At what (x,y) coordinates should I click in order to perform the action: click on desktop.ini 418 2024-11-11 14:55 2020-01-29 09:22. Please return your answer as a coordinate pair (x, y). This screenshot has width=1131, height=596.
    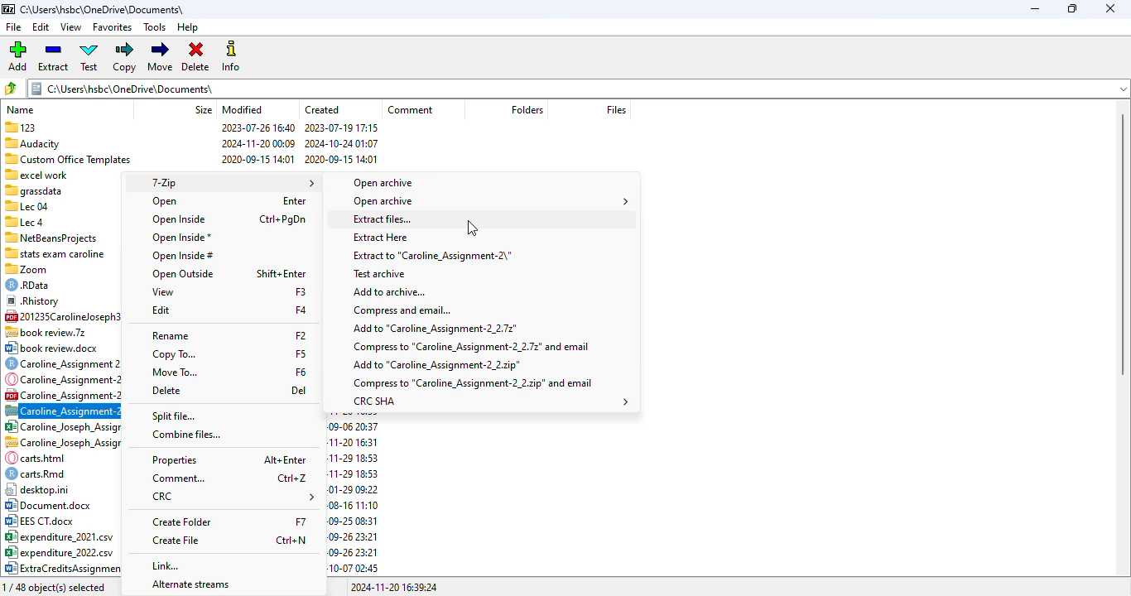
    Looking at the image, I should click on (58, 489).